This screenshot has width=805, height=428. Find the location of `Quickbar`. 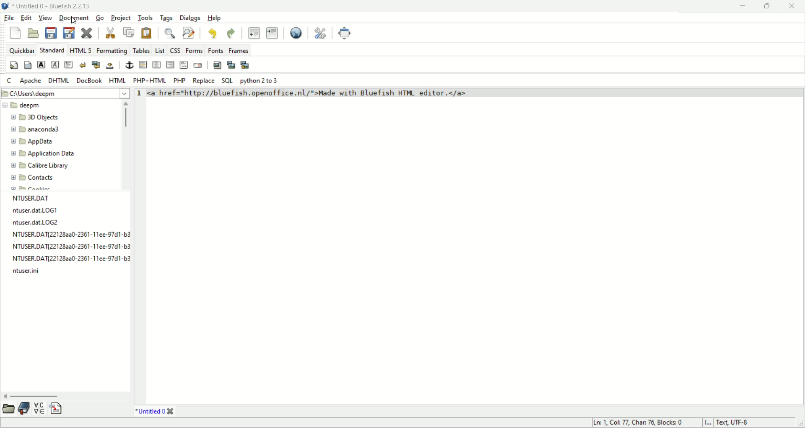

Quickbar is located at coordinates (21, 50).